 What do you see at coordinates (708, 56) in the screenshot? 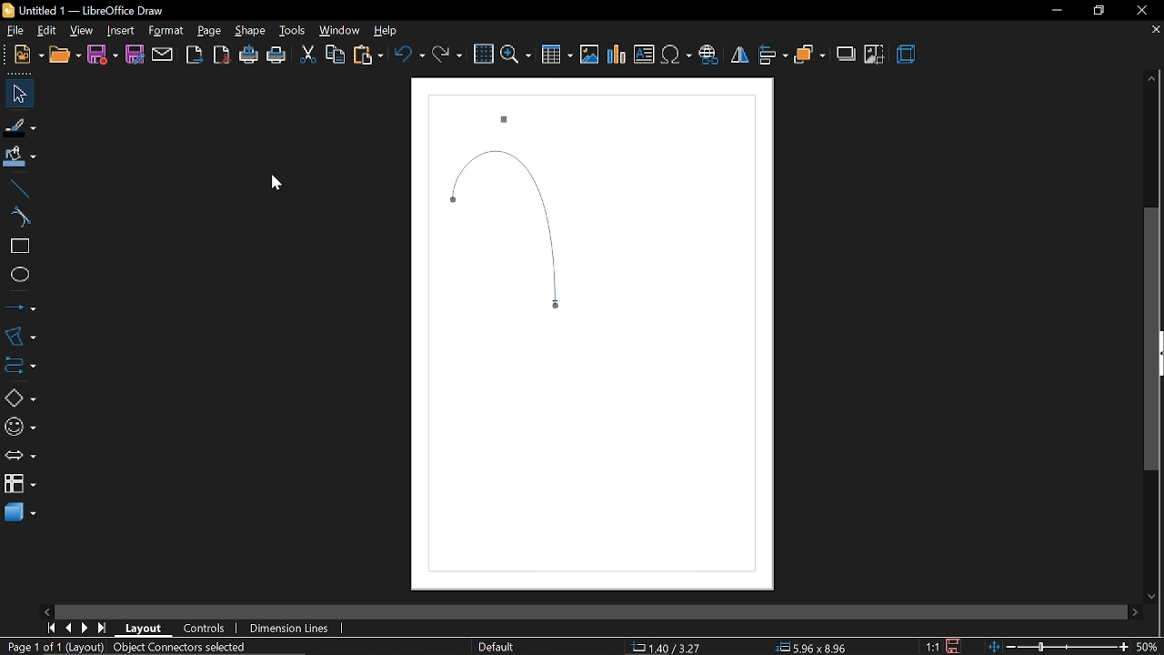
I see `Insert hyperlink` at bounding box center [708, 56].